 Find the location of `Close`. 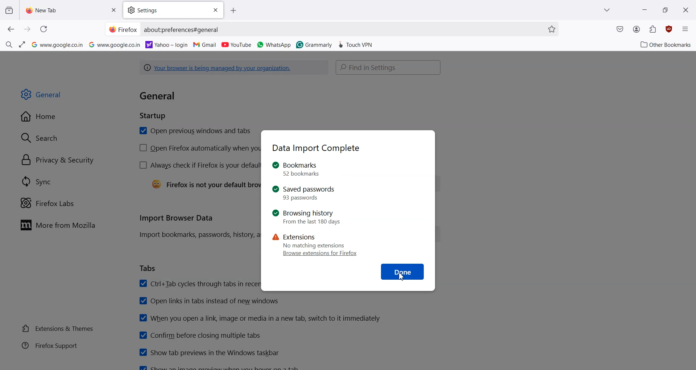

Close is located at coordinates (686, 9).